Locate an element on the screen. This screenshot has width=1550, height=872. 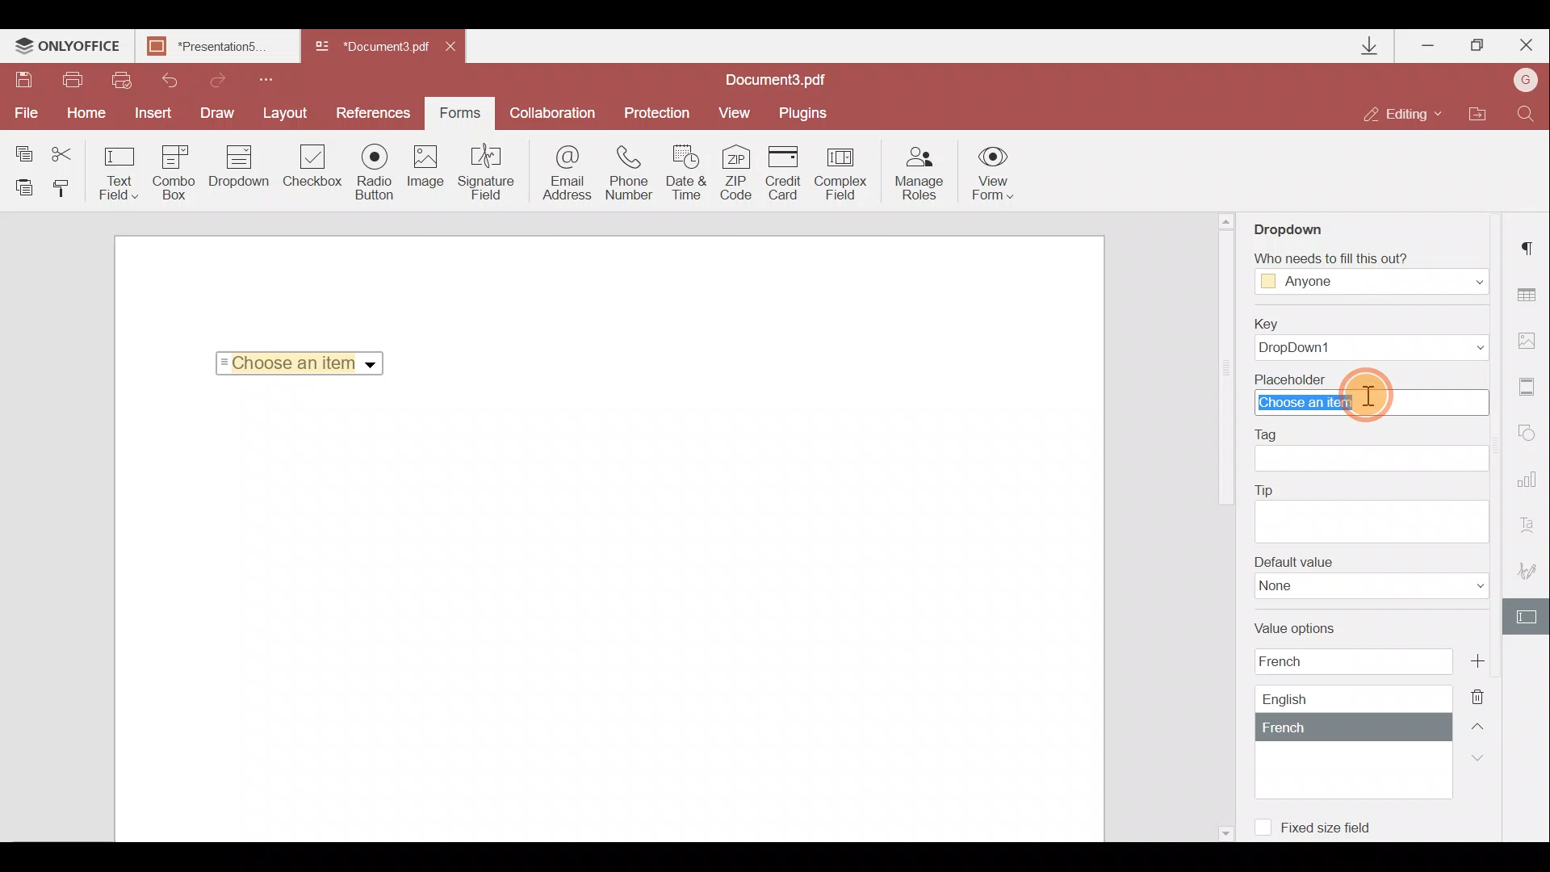
Shapes settings is located at coordinates (1530, 436).